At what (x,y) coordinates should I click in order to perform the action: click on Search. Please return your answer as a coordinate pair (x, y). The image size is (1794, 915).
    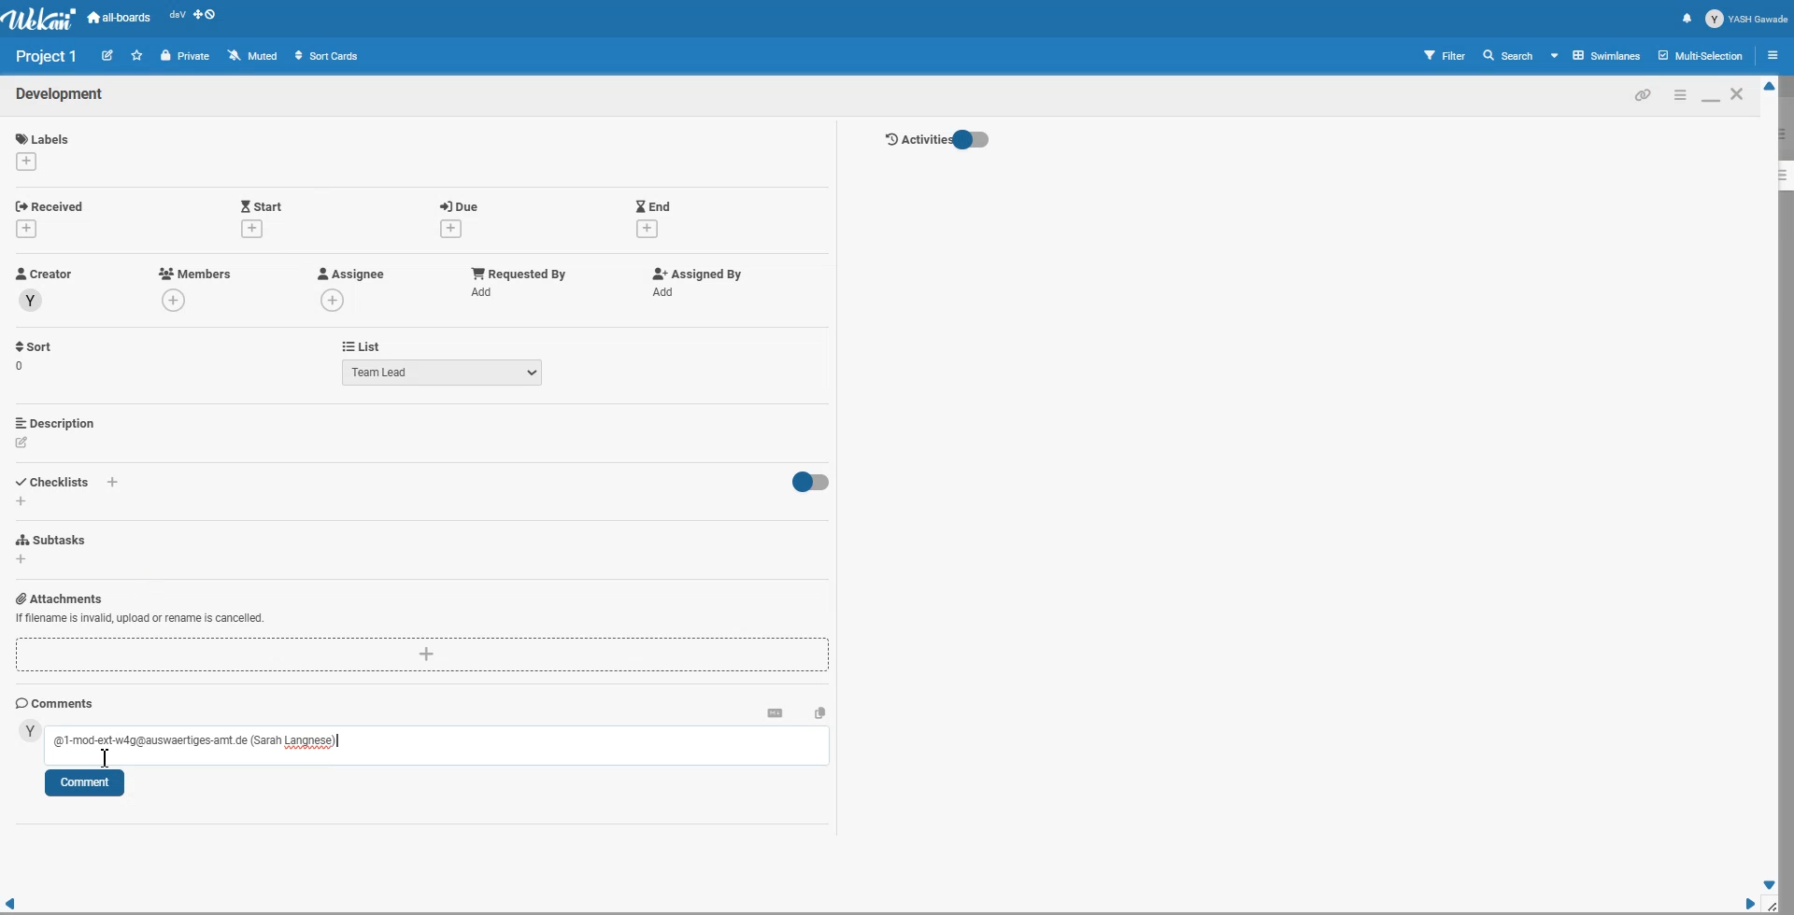
    Looking at the image, I should click on (1509, 55).